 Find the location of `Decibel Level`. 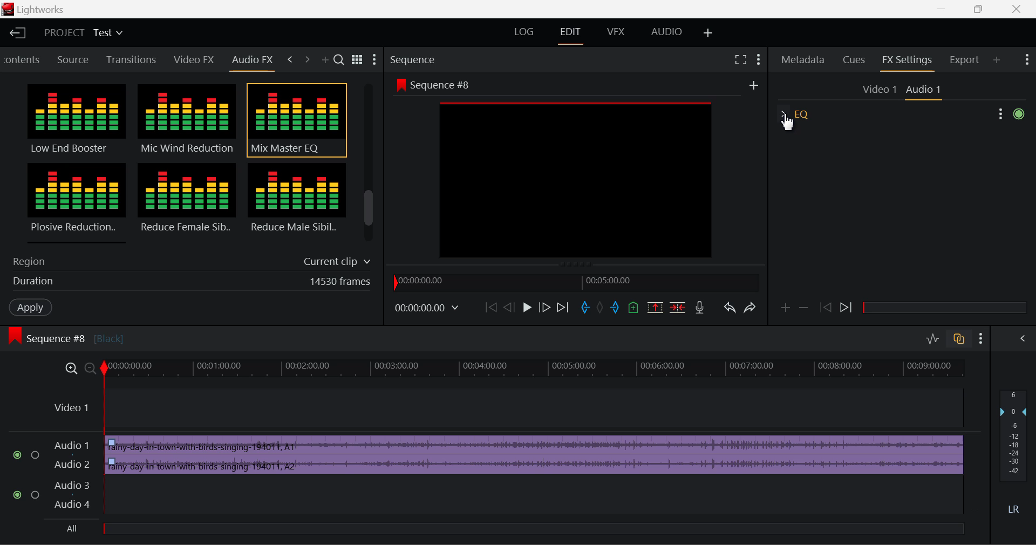

Decibel Level is located at coordinates (1015, 454).